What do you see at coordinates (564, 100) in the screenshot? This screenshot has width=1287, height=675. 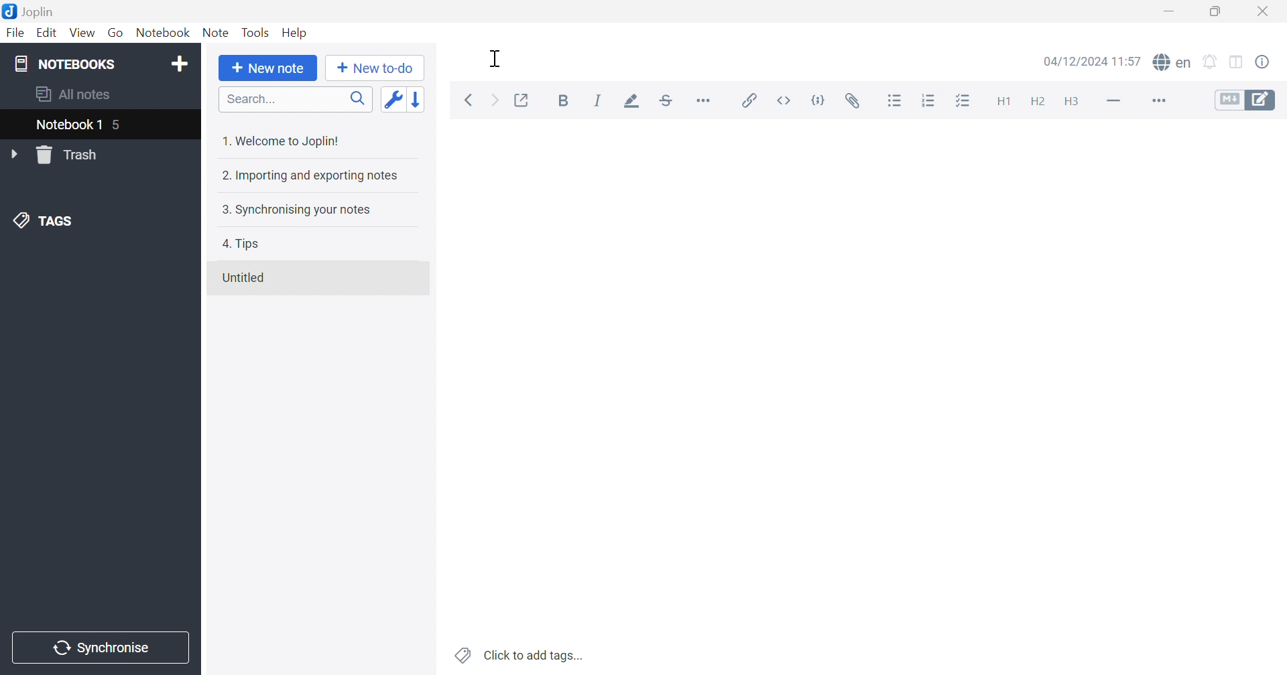 I see `Bold` at bounding box center [564, 100].